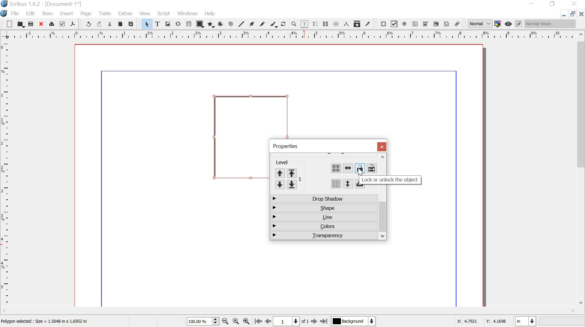 This screenshot has width=585, height=327. I want to click on text annotation, so click(447, 24).